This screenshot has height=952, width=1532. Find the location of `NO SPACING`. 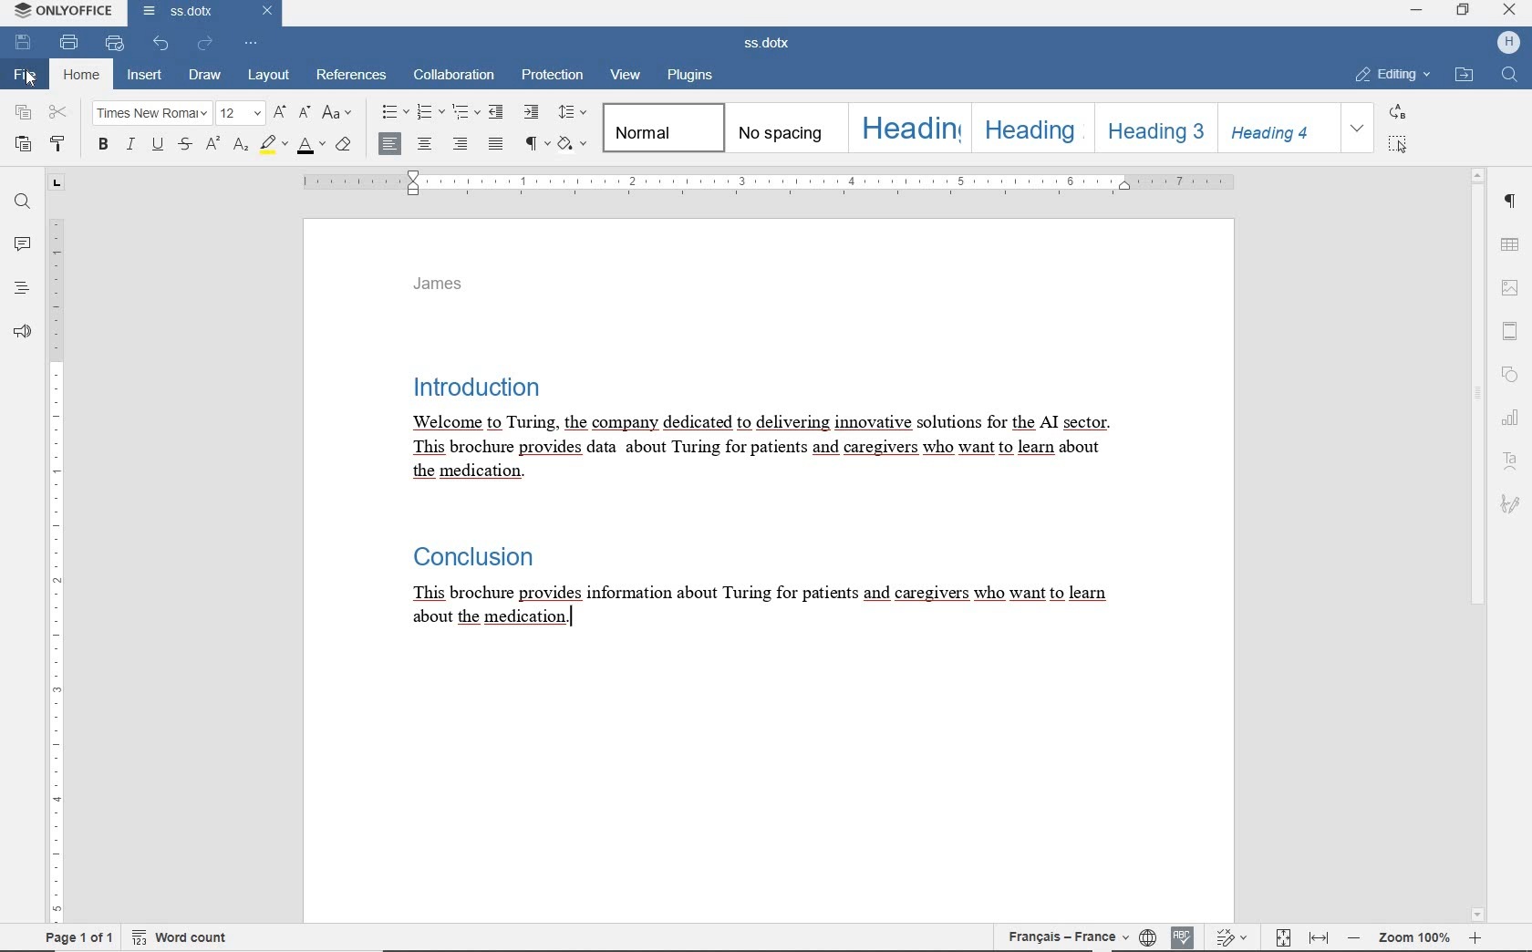

NO SPACING is located at coordinates (782, 128).